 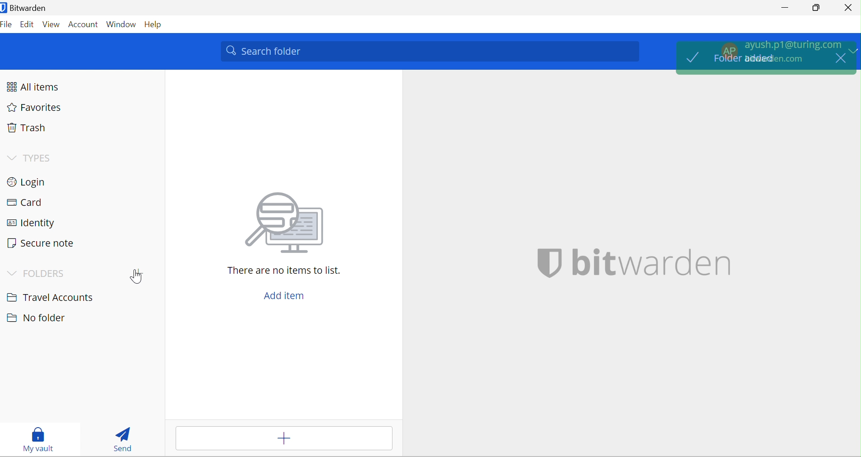 What do you see at coordinates (50, 297) in the screenshot?
I see `Travel Accounts` at bounding box center [50, 297].